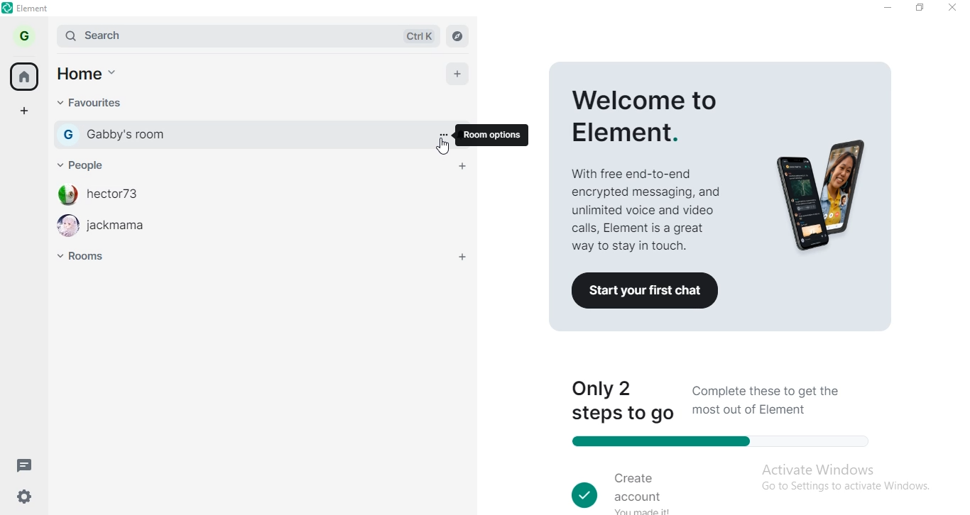 The width and height of the screenshot is (970, 515). Describe the element at coordinates (823, 196) in the screenshot. I see `image` at that location.